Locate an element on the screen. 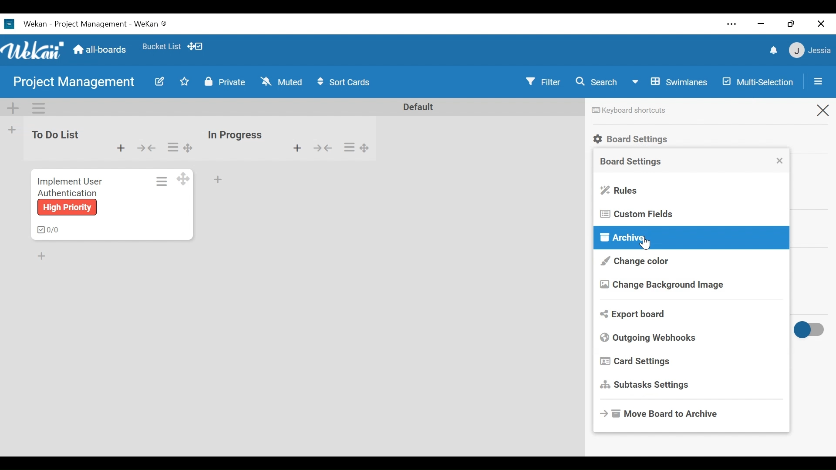 This screenshot has width=836, height=470. List Name is located at coordinates (54, 134).